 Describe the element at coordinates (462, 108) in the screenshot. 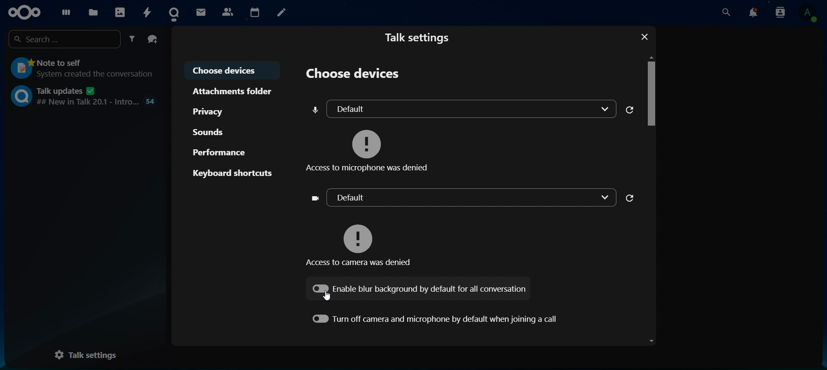

I see `default` at that location.